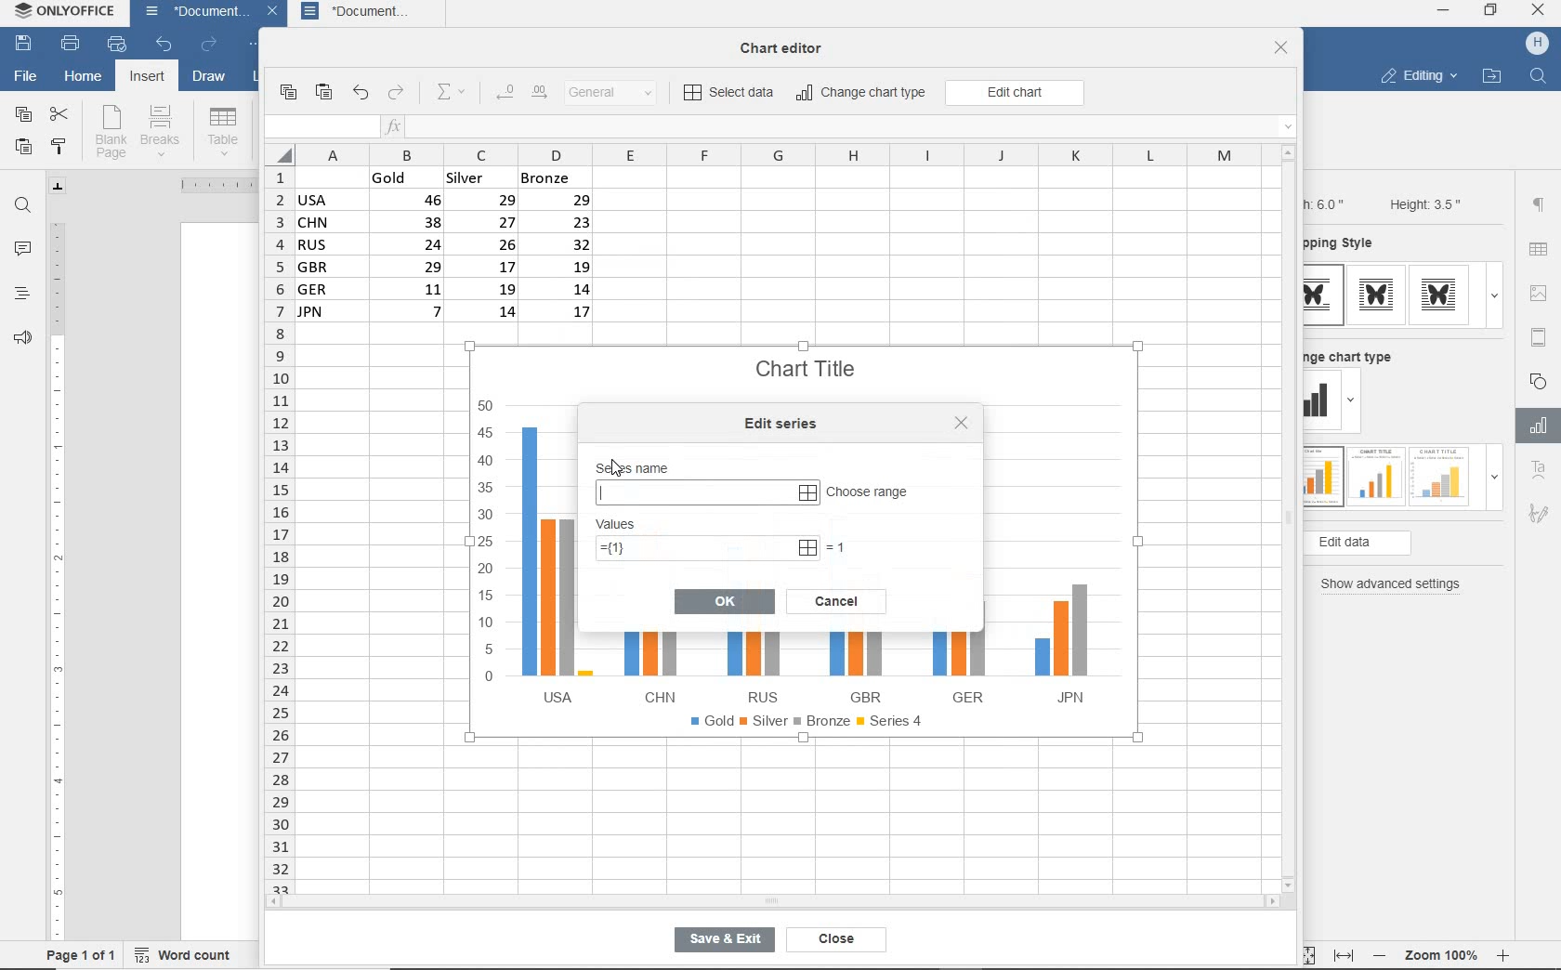 The image size is (1561, 970). What do you see at coordinates (1540, 12) in the screenshot?
I see `close` at bounding box center [1540, 12].